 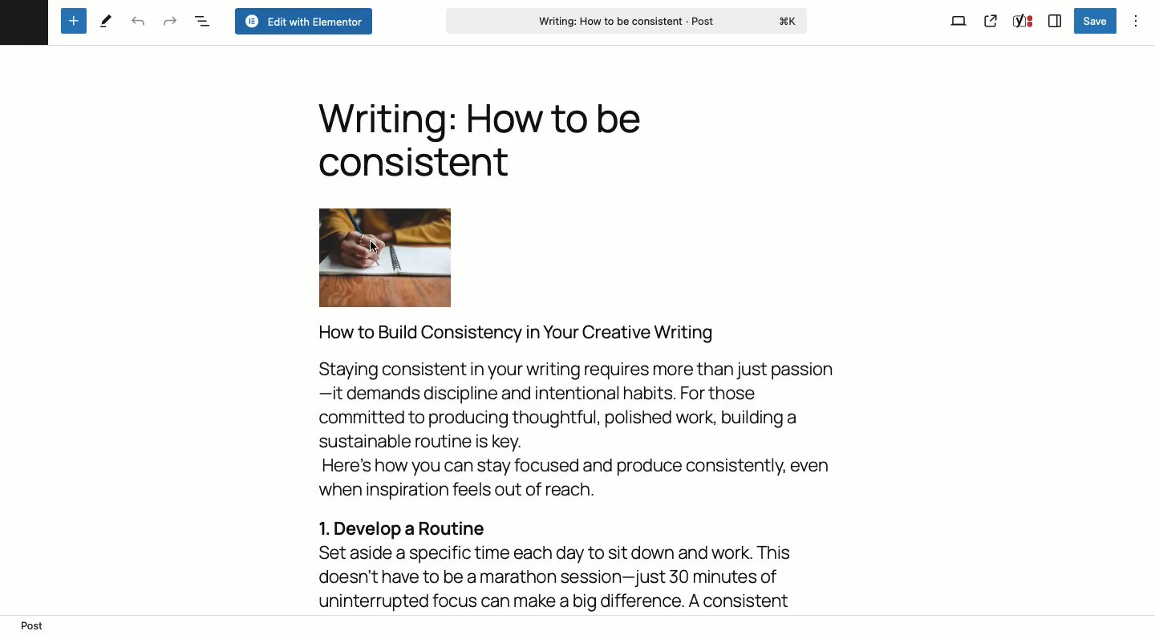 What do you see at coordinates (629, 22) in the screenshot?
I see `Writing: How to be consistent - Post ` at bounding box center [629, 22].